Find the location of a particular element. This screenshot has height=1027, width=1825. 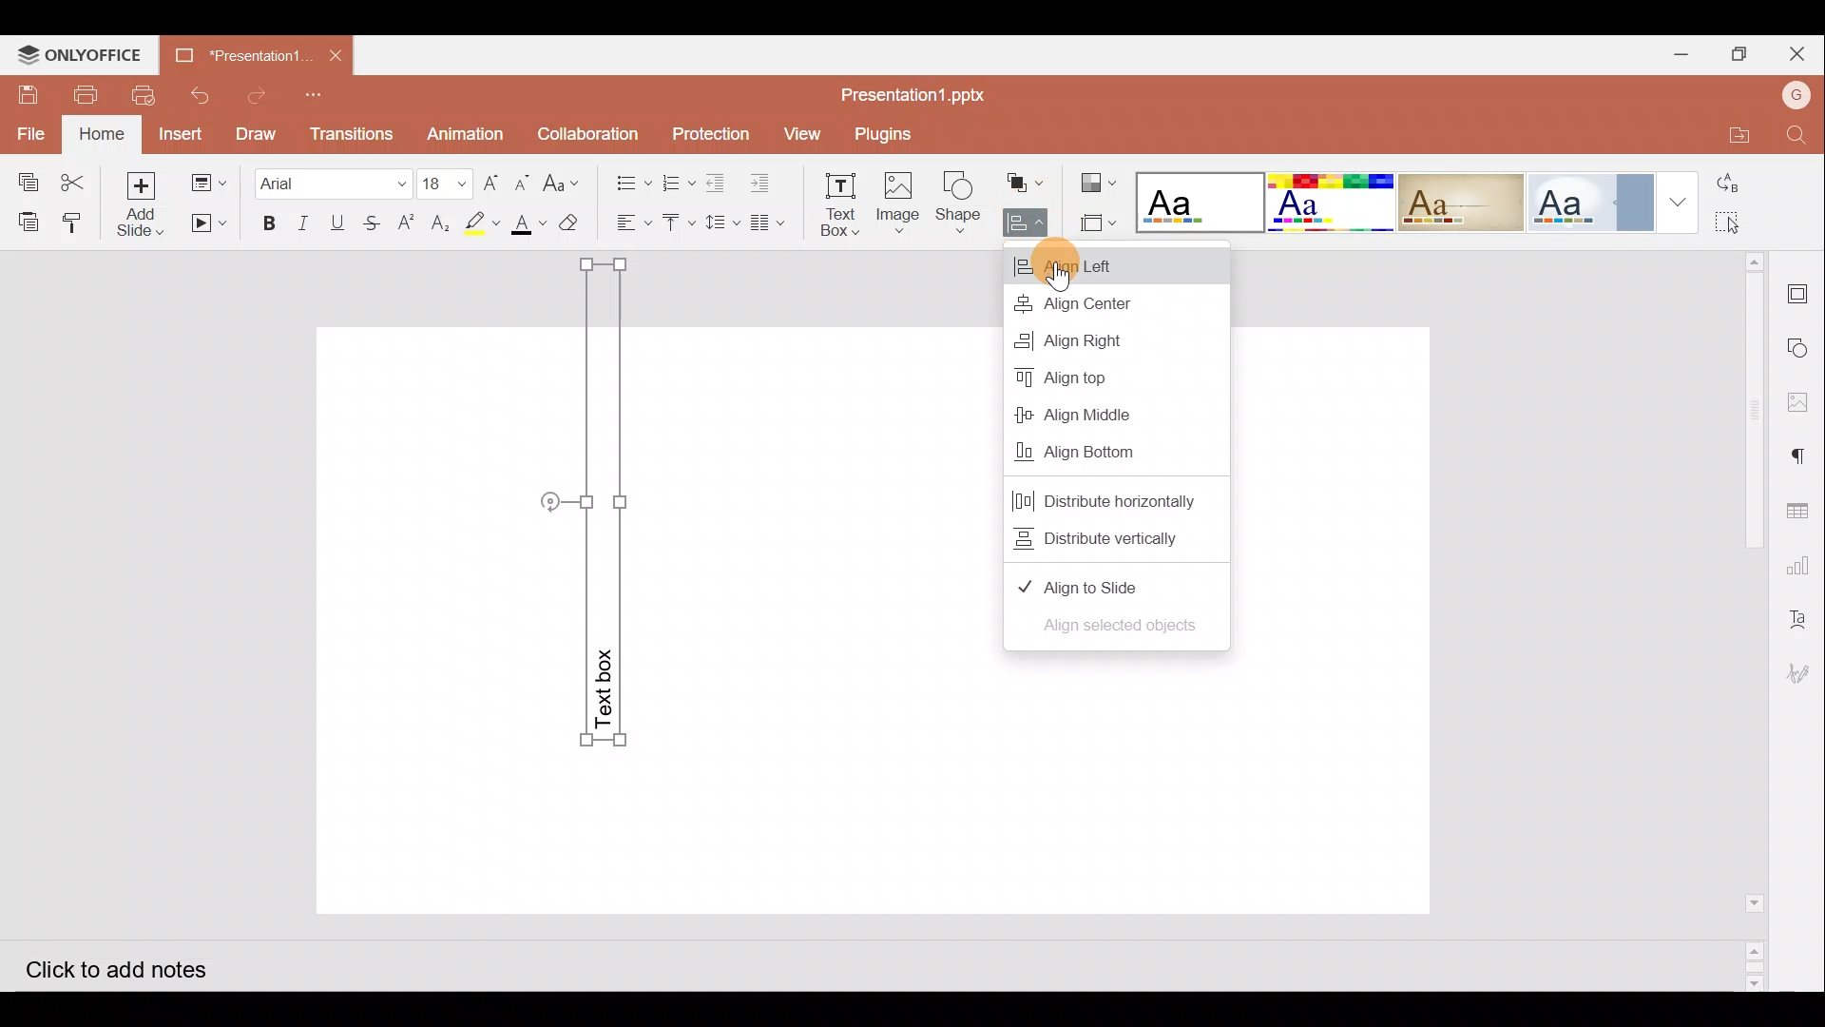

Select all is located at coordinates (1752, 223).